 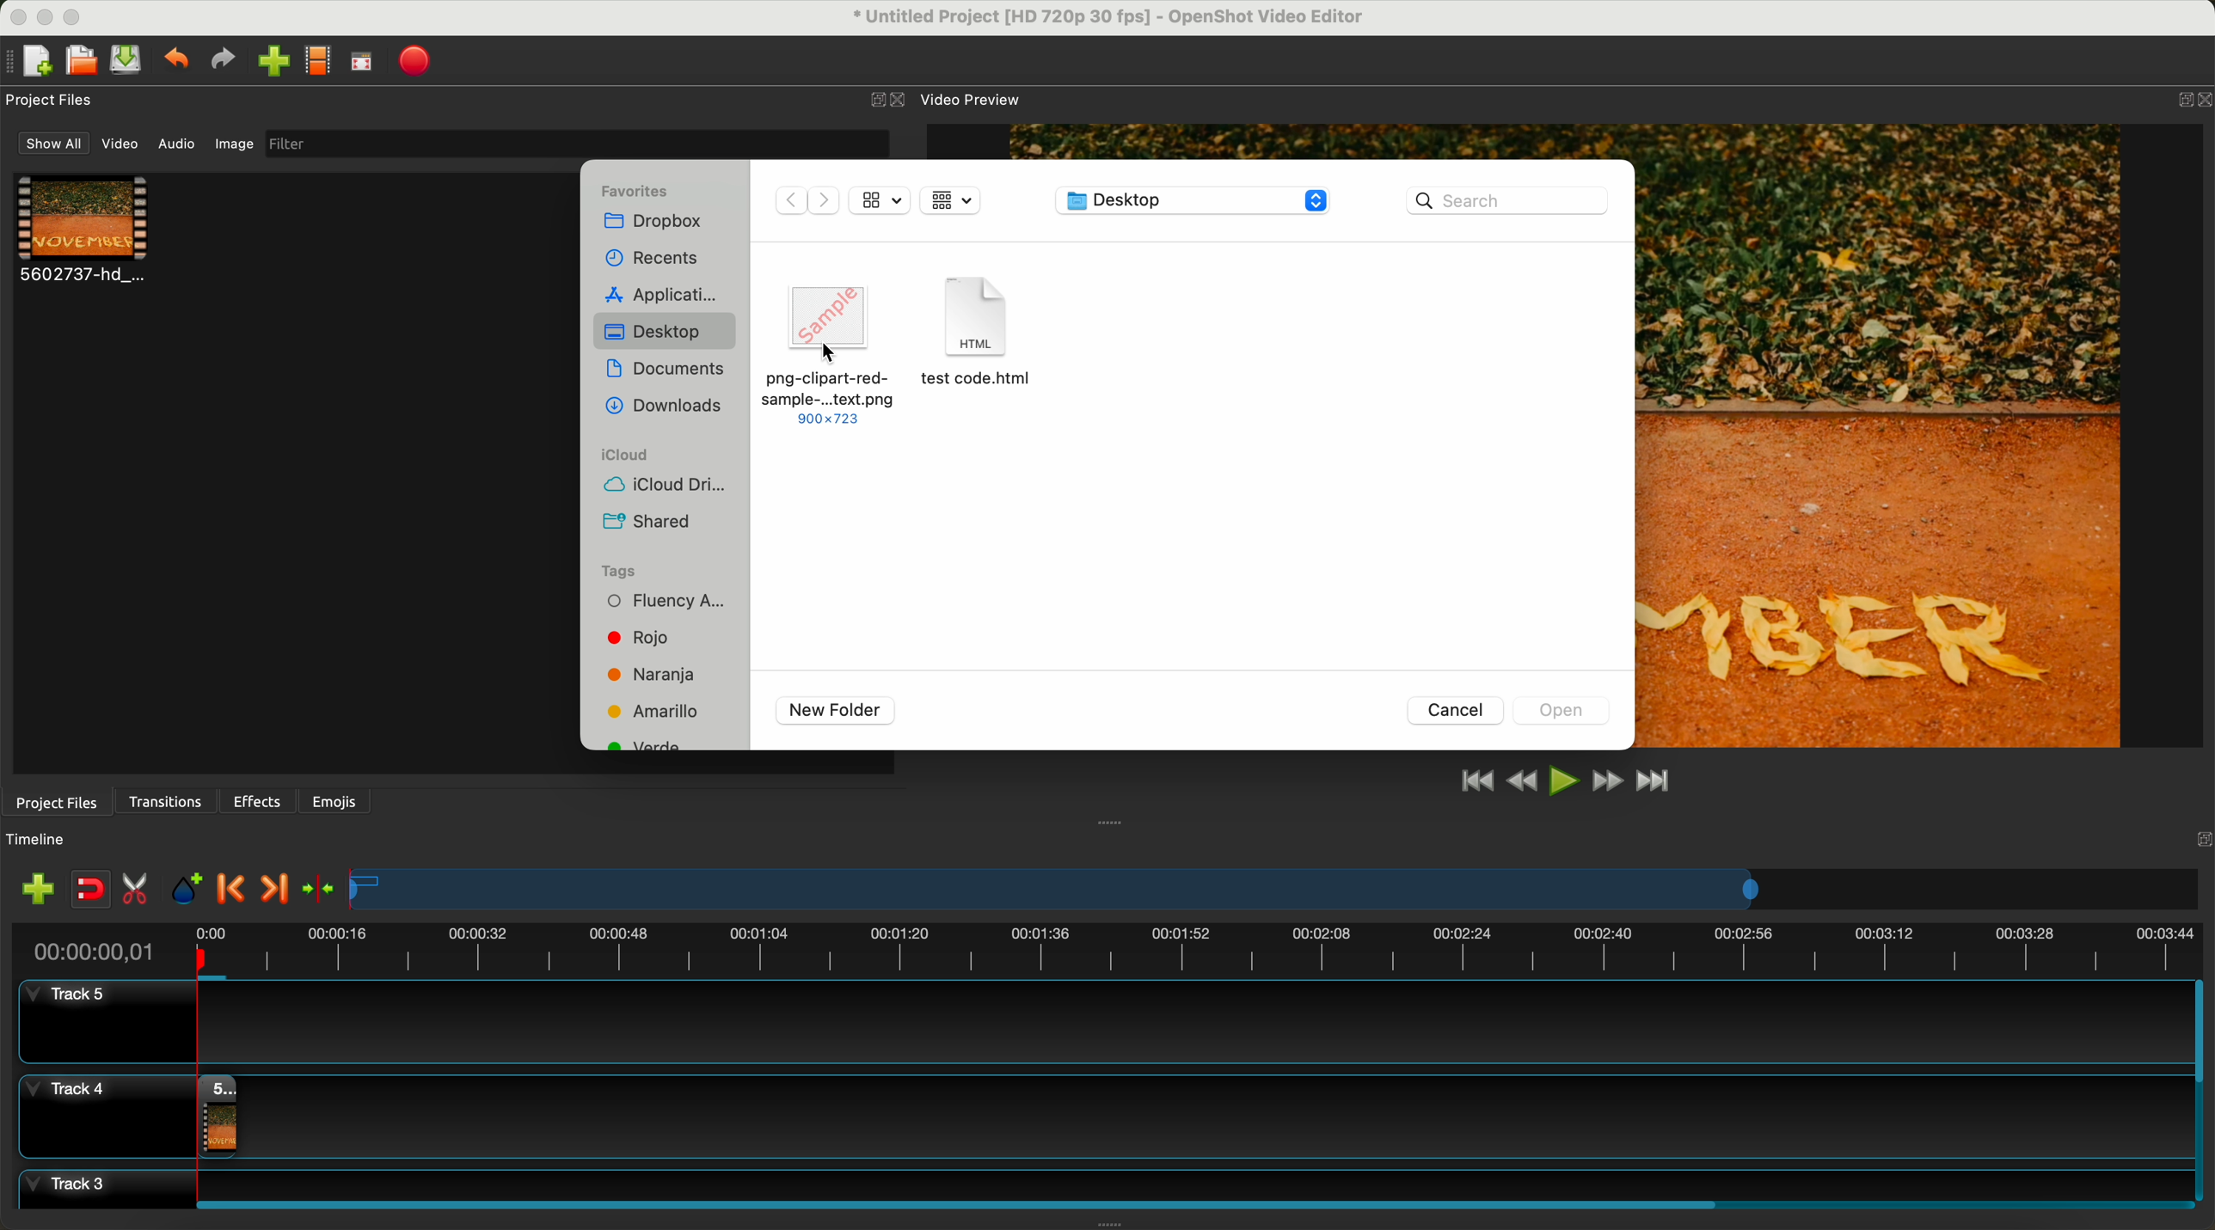 What do you see at coordinates (139, 892) in the screenshot?
I see `enable razor` at bounding box center [139, 892].